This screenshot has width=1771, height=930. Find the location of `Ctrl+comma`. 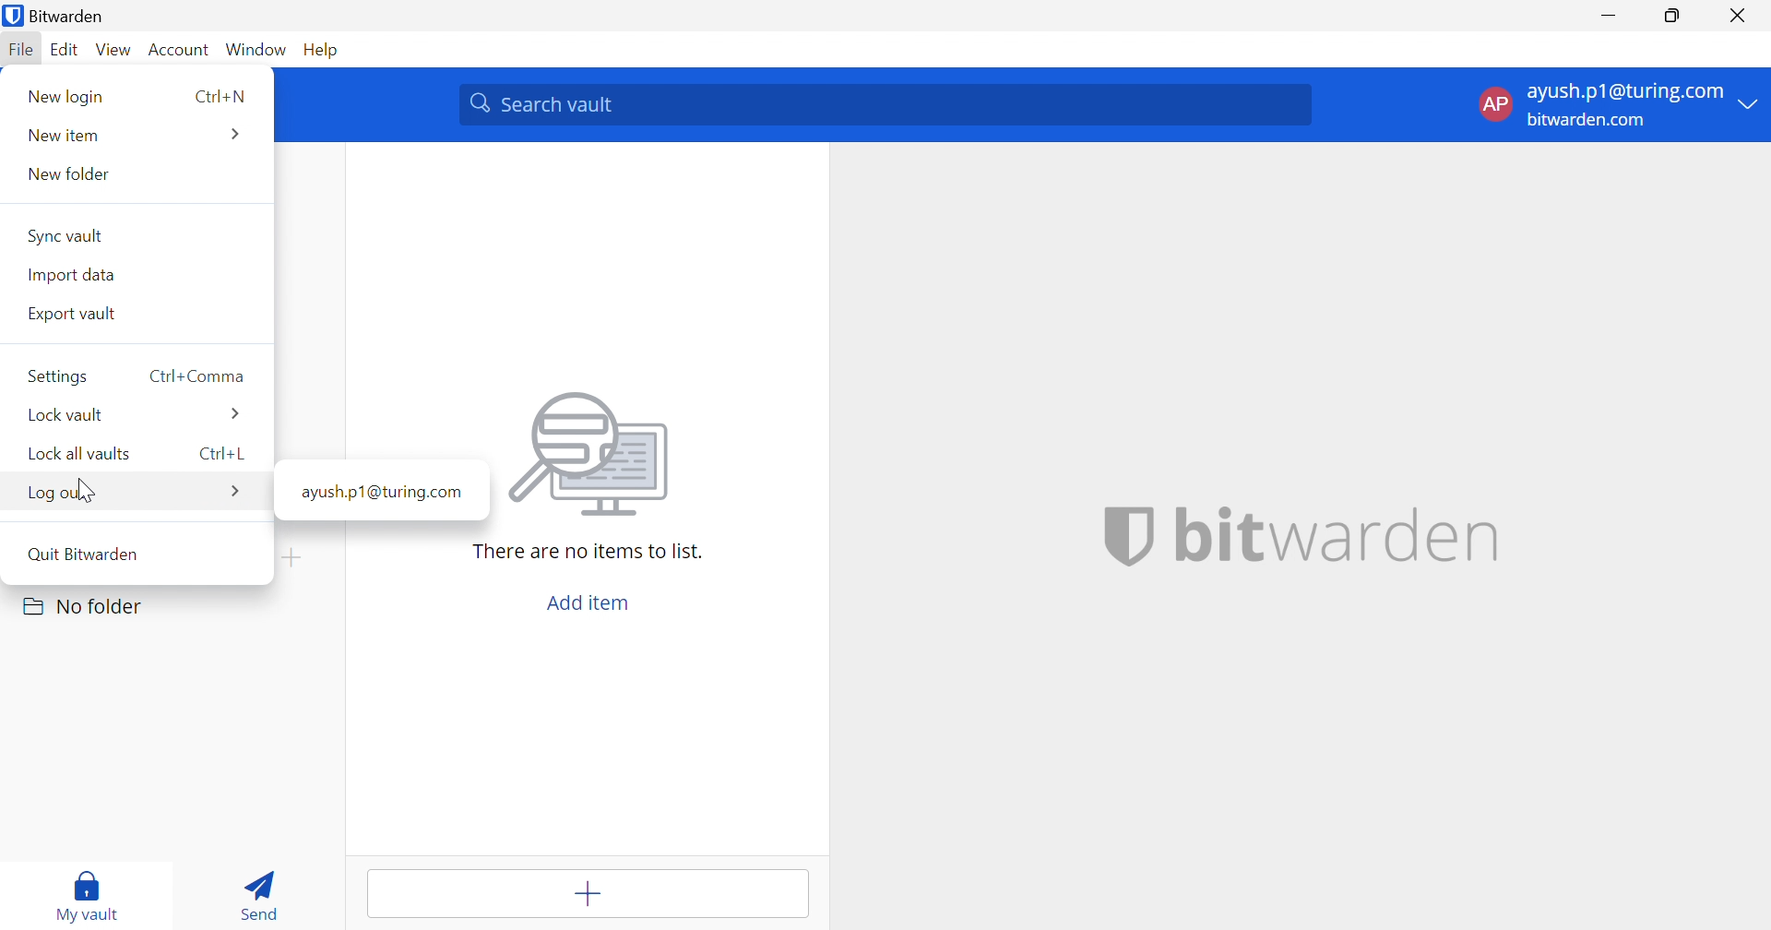

Ctrl+comma is located at coordinates (198, 376).